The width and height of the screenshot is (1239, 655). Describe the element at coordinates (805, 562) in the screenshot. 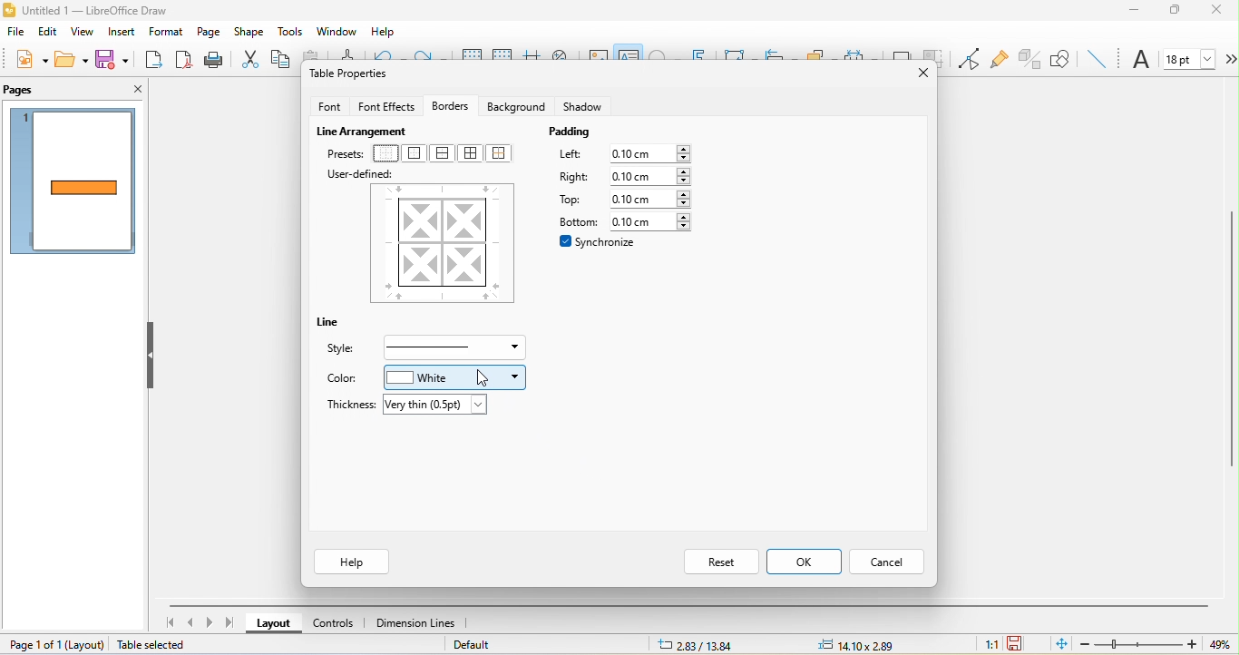

I see `ok` at that location.